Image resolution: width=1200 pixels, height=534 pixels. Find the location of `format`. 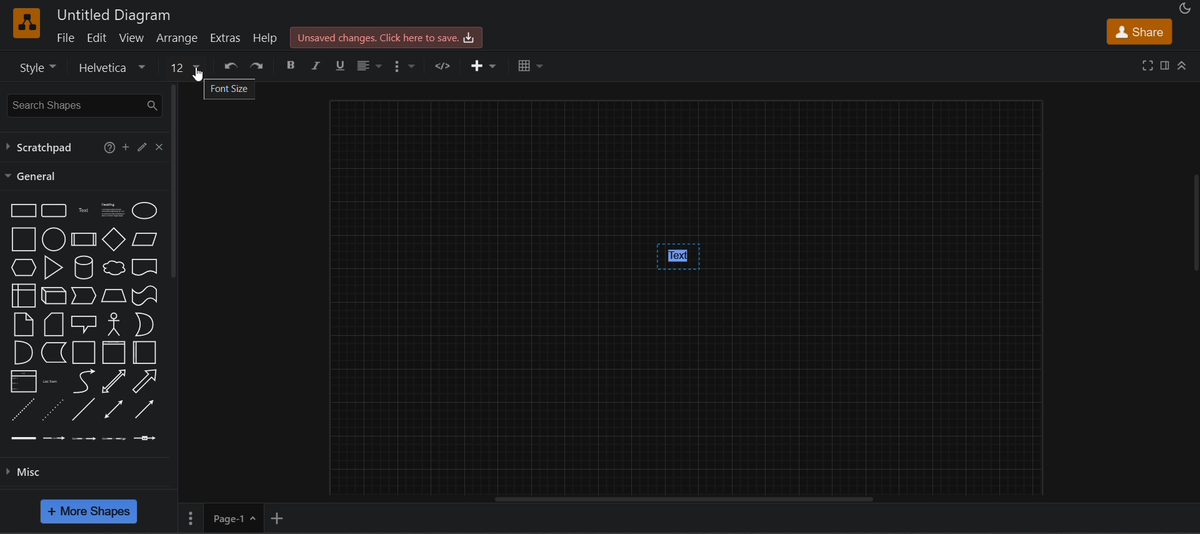

format is located at coordinates (1164, 65).